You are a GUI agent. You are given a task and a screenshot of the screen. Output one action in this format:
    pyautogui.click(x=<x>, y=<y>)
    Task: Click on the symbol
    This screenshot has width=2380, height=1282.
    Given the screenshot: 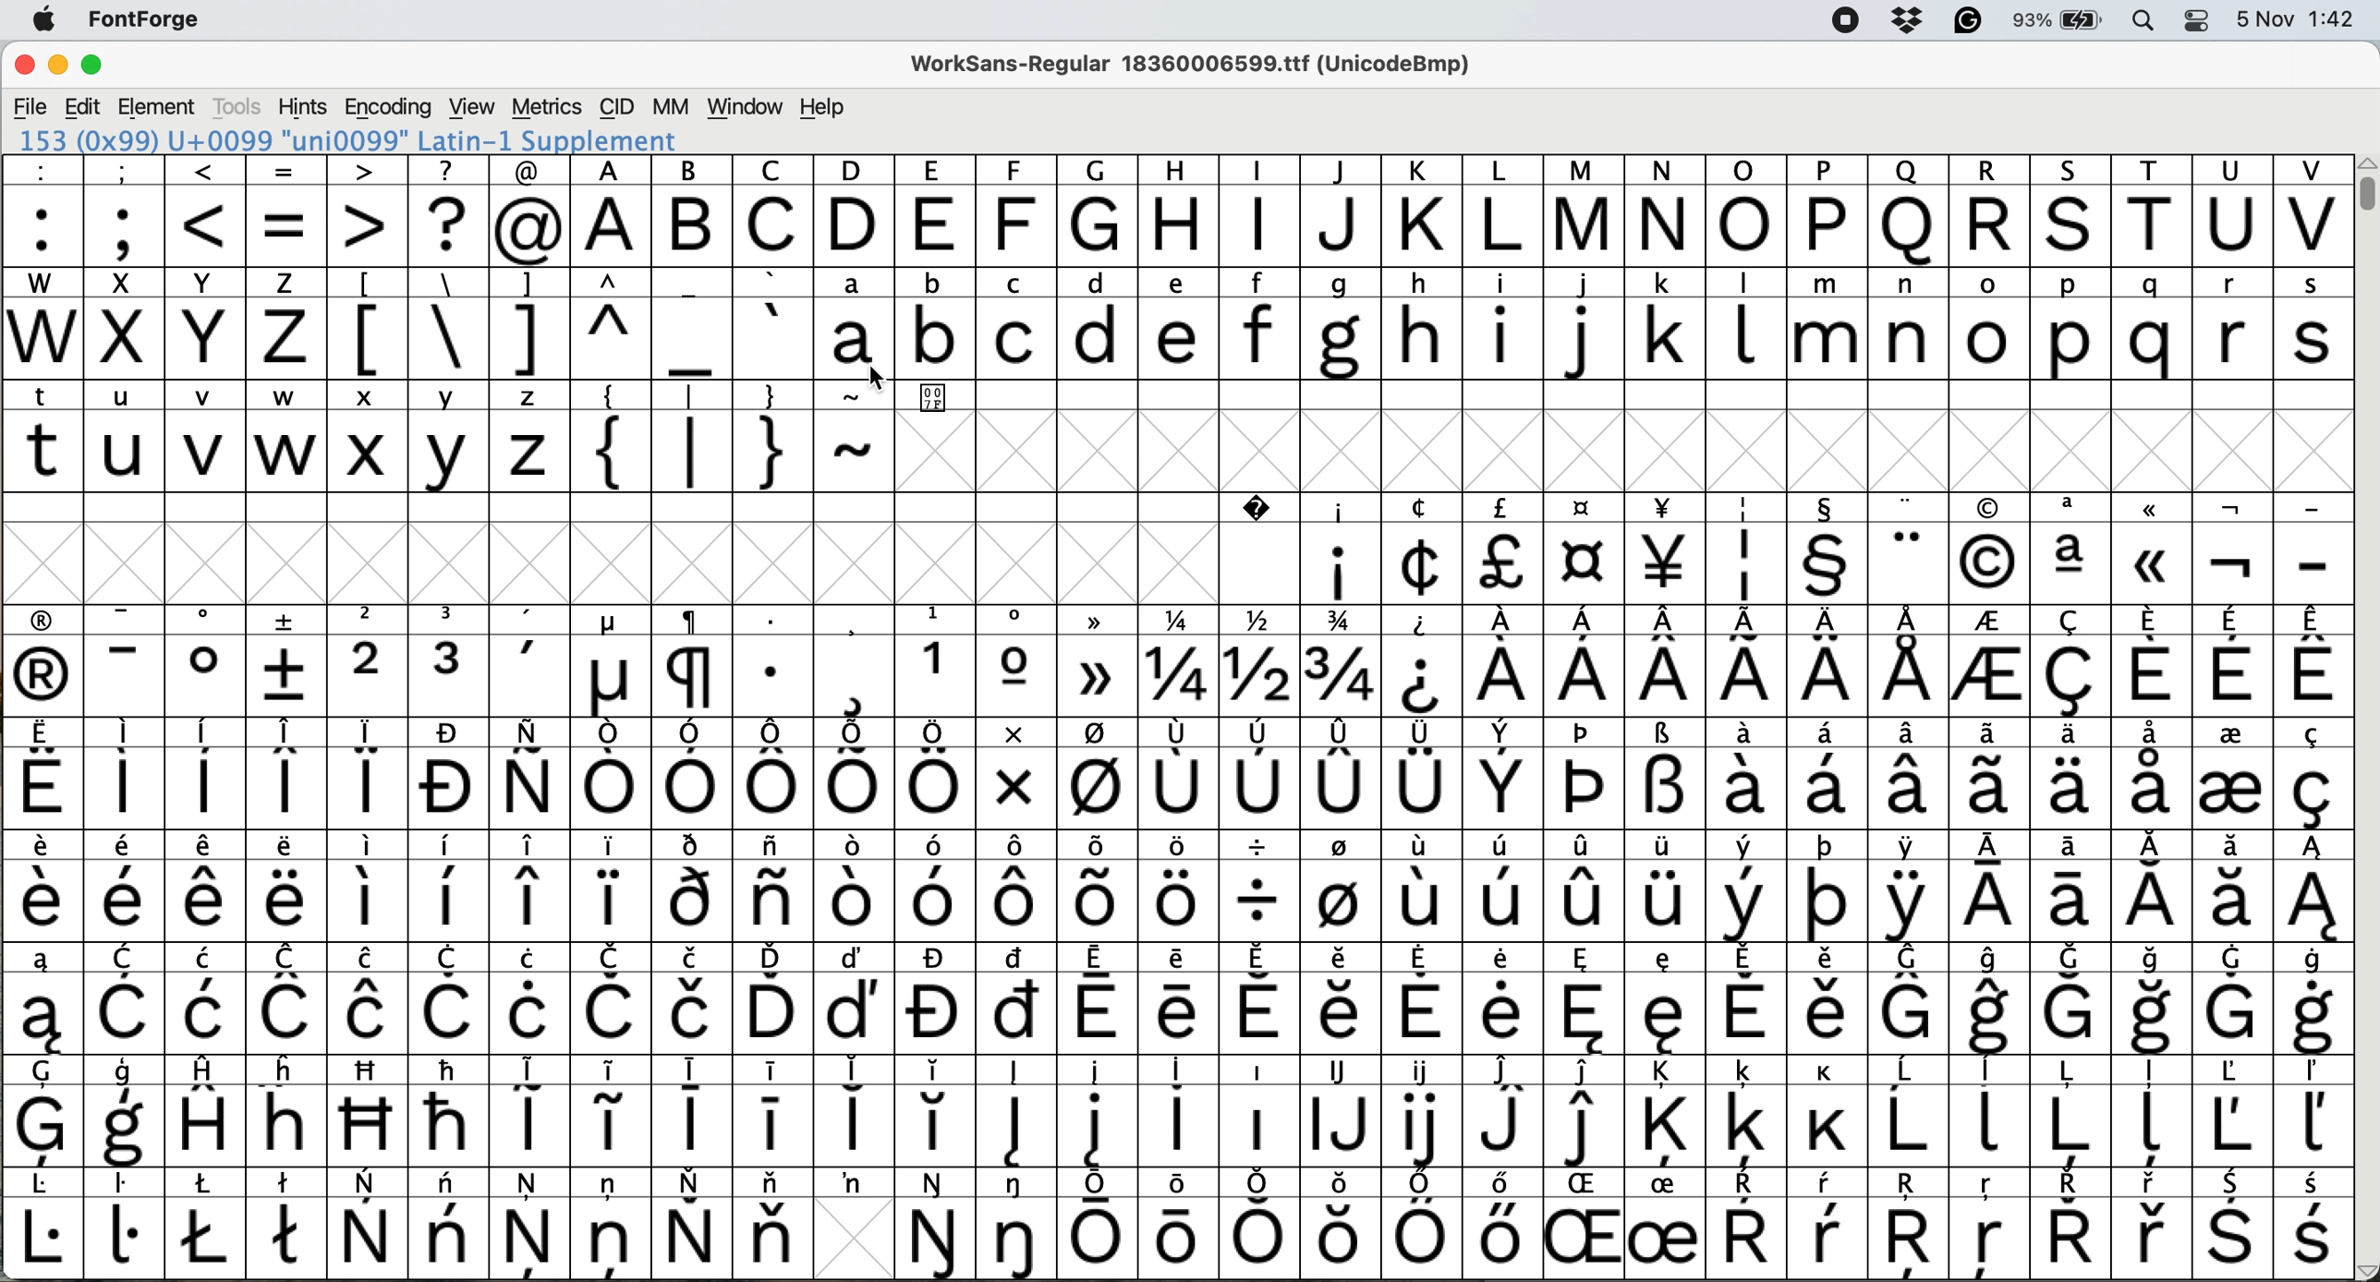 What is the action you would take?
    pyautogui.click(x=694, y=998)
    